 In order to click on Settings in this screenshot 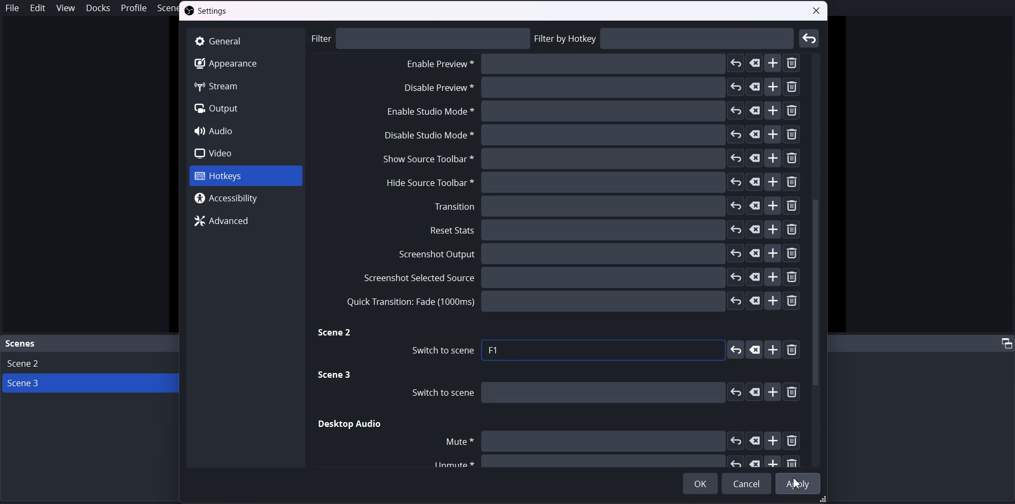, I will do `click(209, 12)`.